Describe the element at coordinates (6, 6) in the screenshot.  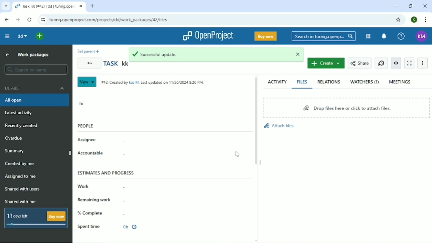
I see `Search tabs` at that location.